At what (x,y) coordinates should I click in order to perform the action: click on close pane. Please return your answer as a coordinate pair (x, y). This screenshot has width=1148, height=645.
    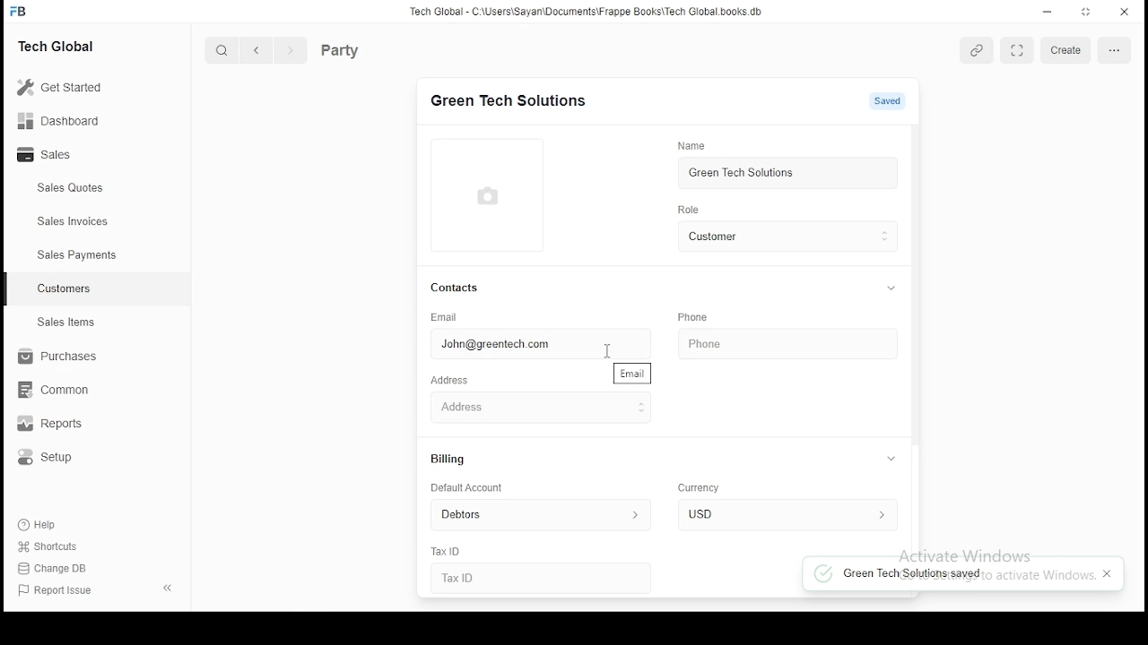
    Looking at the image, I should click on (170, 588).